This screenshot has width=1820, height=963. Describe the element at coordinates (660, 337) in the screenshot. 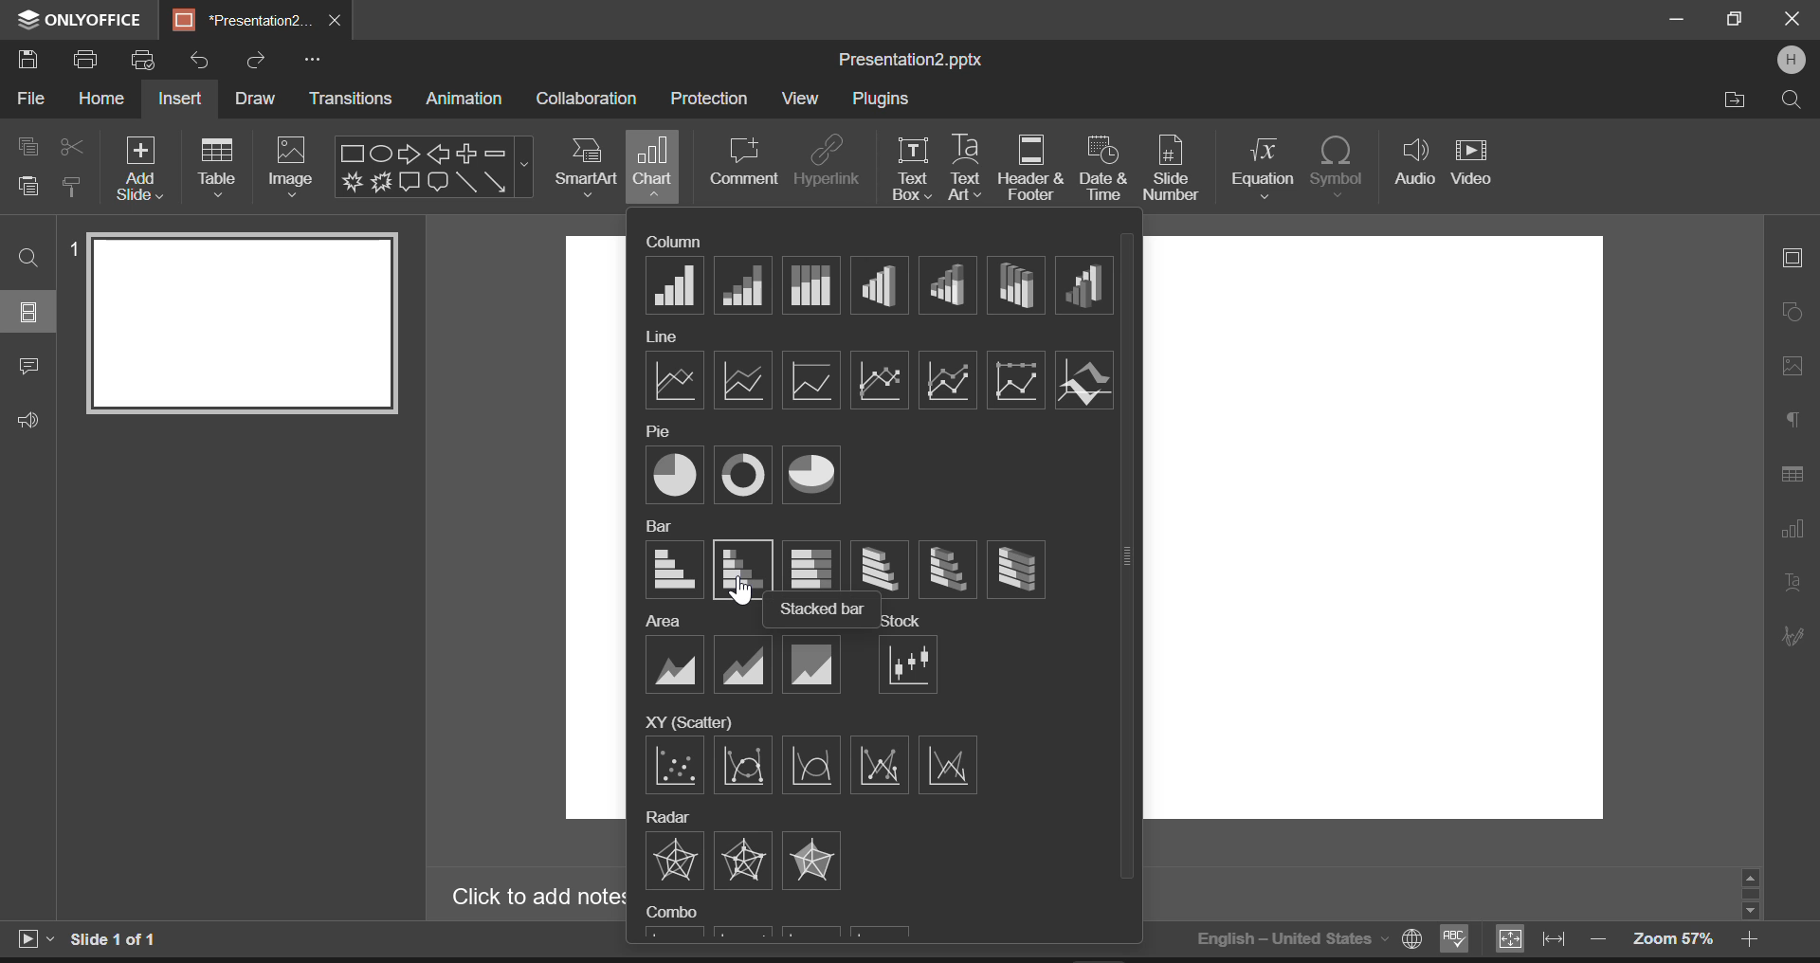

I see `Line` at that location.